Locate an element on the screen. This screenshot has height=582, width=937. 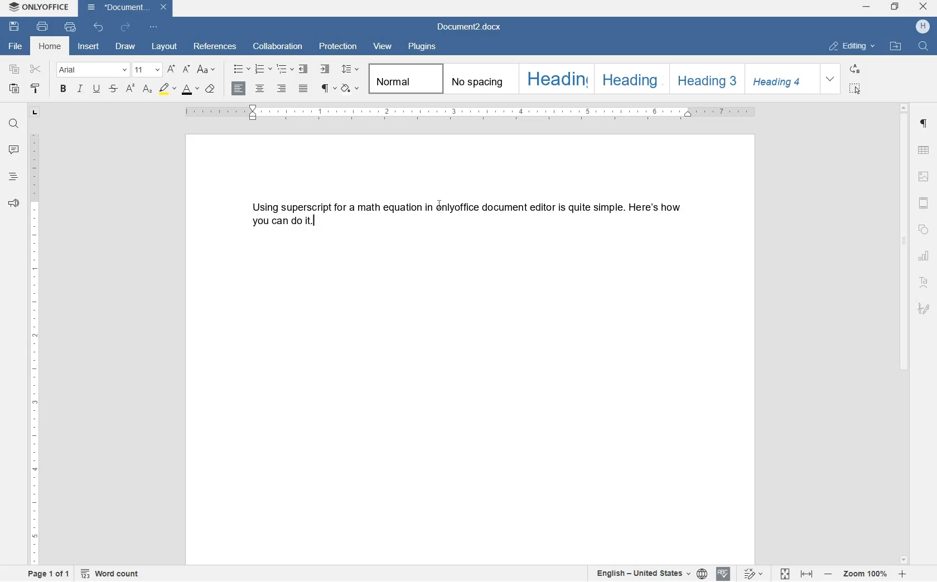
draw is located at coordinates (129, 46).